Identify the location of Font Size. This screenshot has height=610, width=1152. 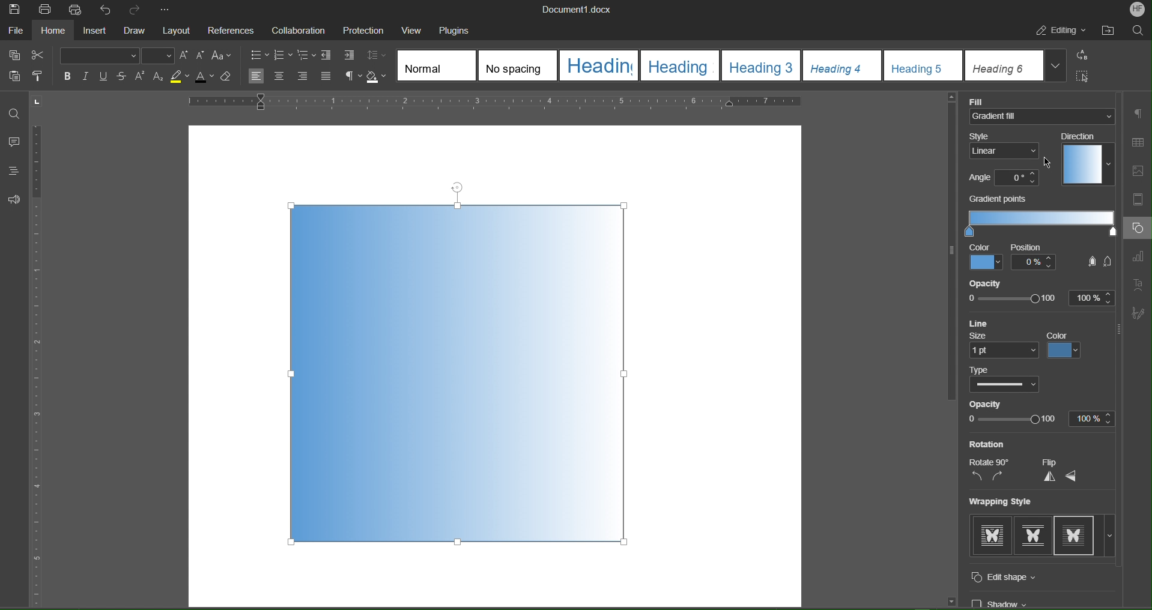
(157, 56).